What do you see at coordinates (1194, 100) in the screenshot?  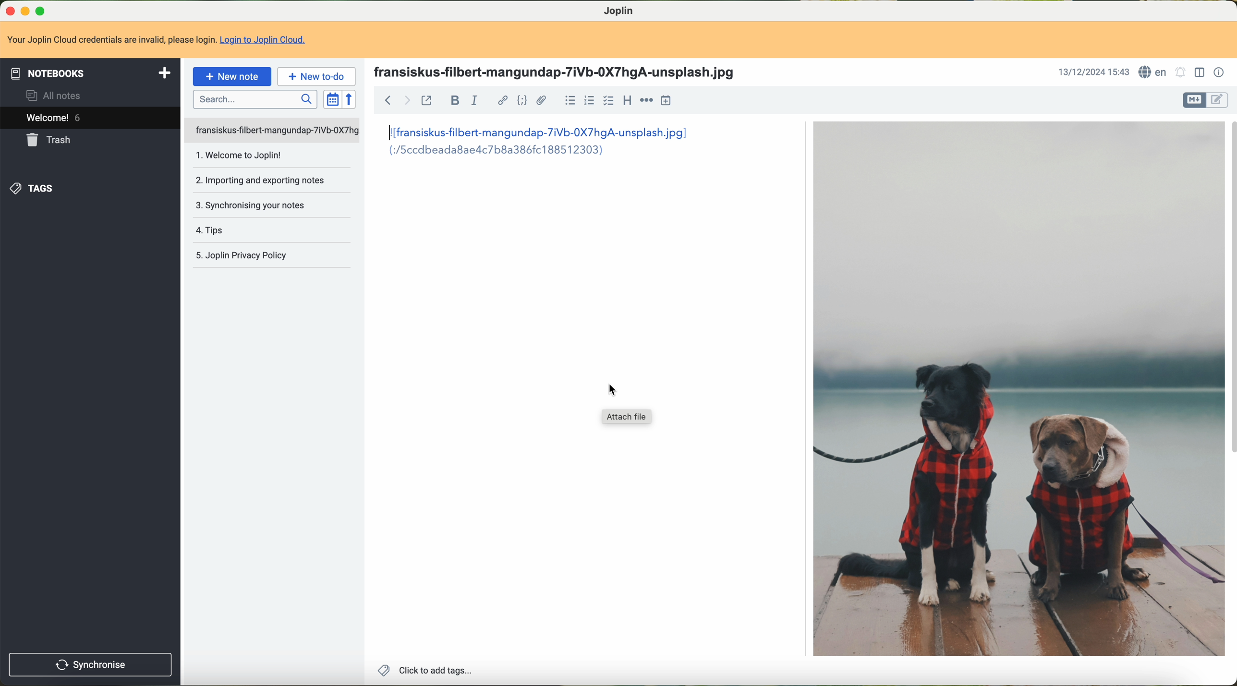 I see `toggle editors` at bounding box center [1194, 100].